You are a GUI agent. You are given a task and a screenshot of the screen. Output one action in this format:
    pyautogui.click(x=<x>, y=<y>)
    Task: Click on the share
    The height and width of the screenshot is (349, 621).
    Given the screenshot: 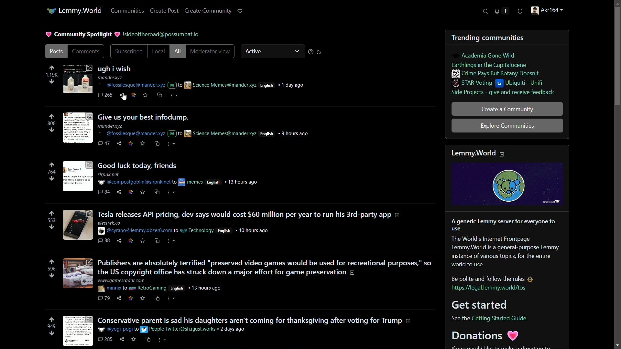 What is the action you would take?
    pyautogui.click(x=118, y=192)
    